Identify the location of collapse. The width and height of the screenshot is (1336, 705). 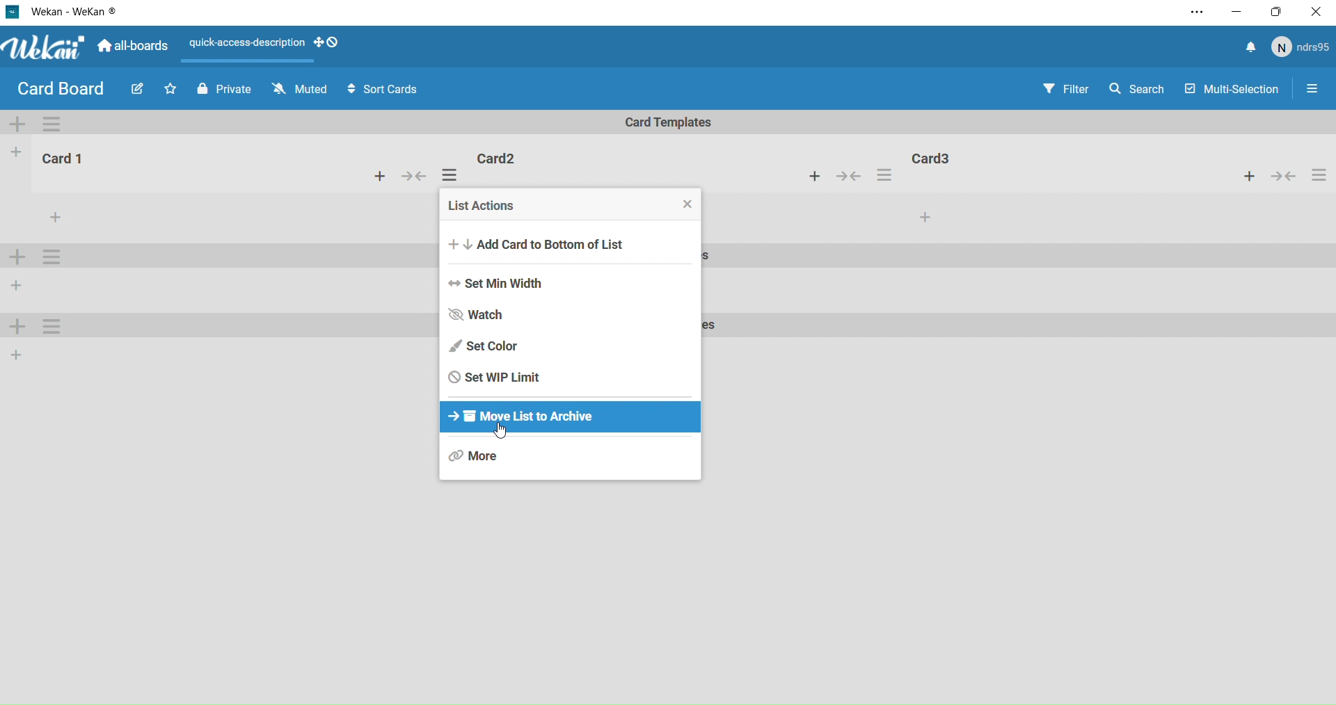
(848, 176).